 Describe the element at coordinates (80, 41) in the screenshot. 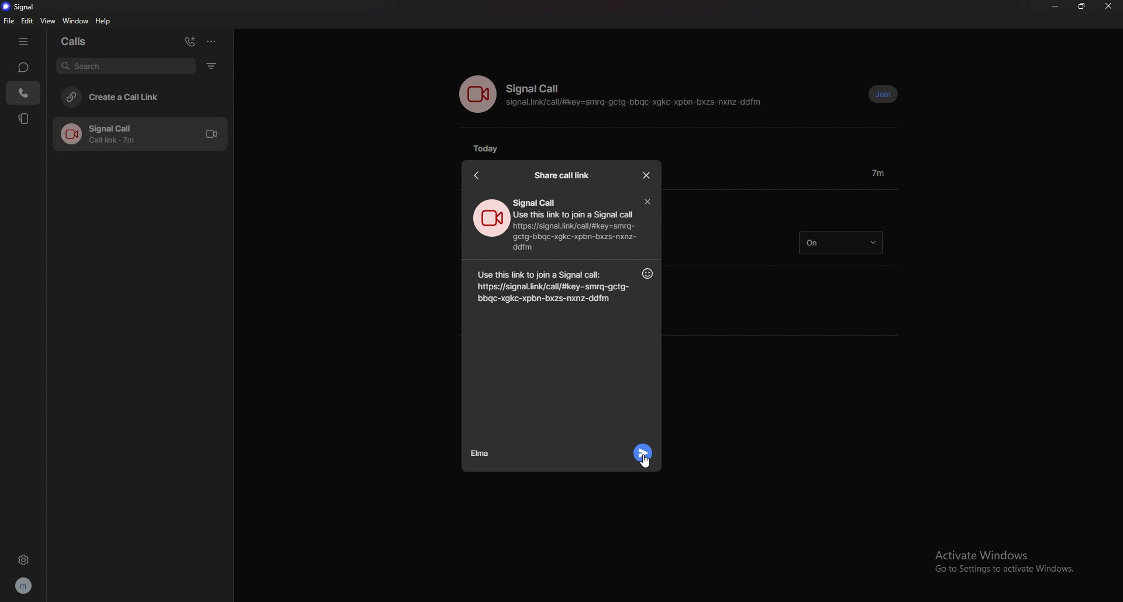

I see `calls` at that location.